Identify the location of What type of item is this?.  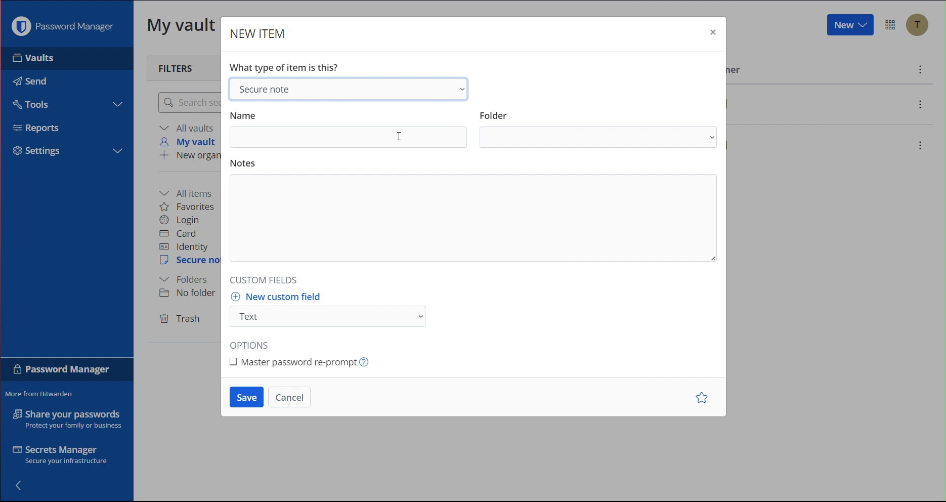
(287, 66).